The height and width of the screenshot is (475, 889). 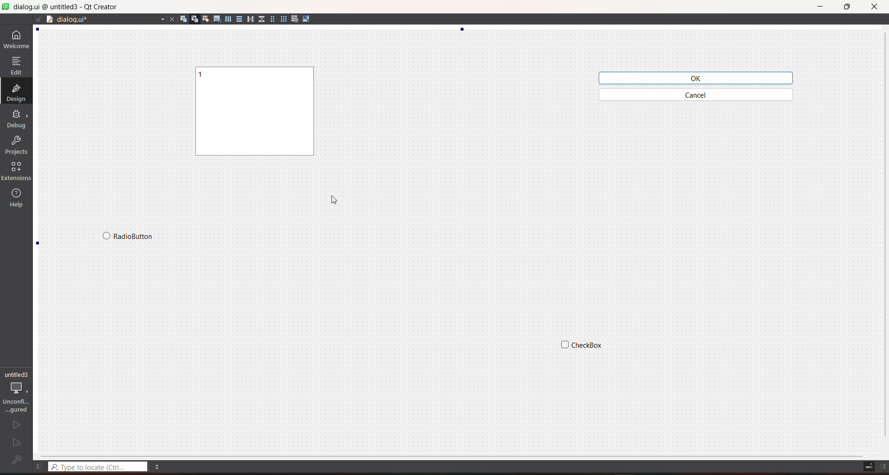 What do you see at coordinates (38, 20) in the screenshot?
I see `file is writable` at bounding box center [38, 20].